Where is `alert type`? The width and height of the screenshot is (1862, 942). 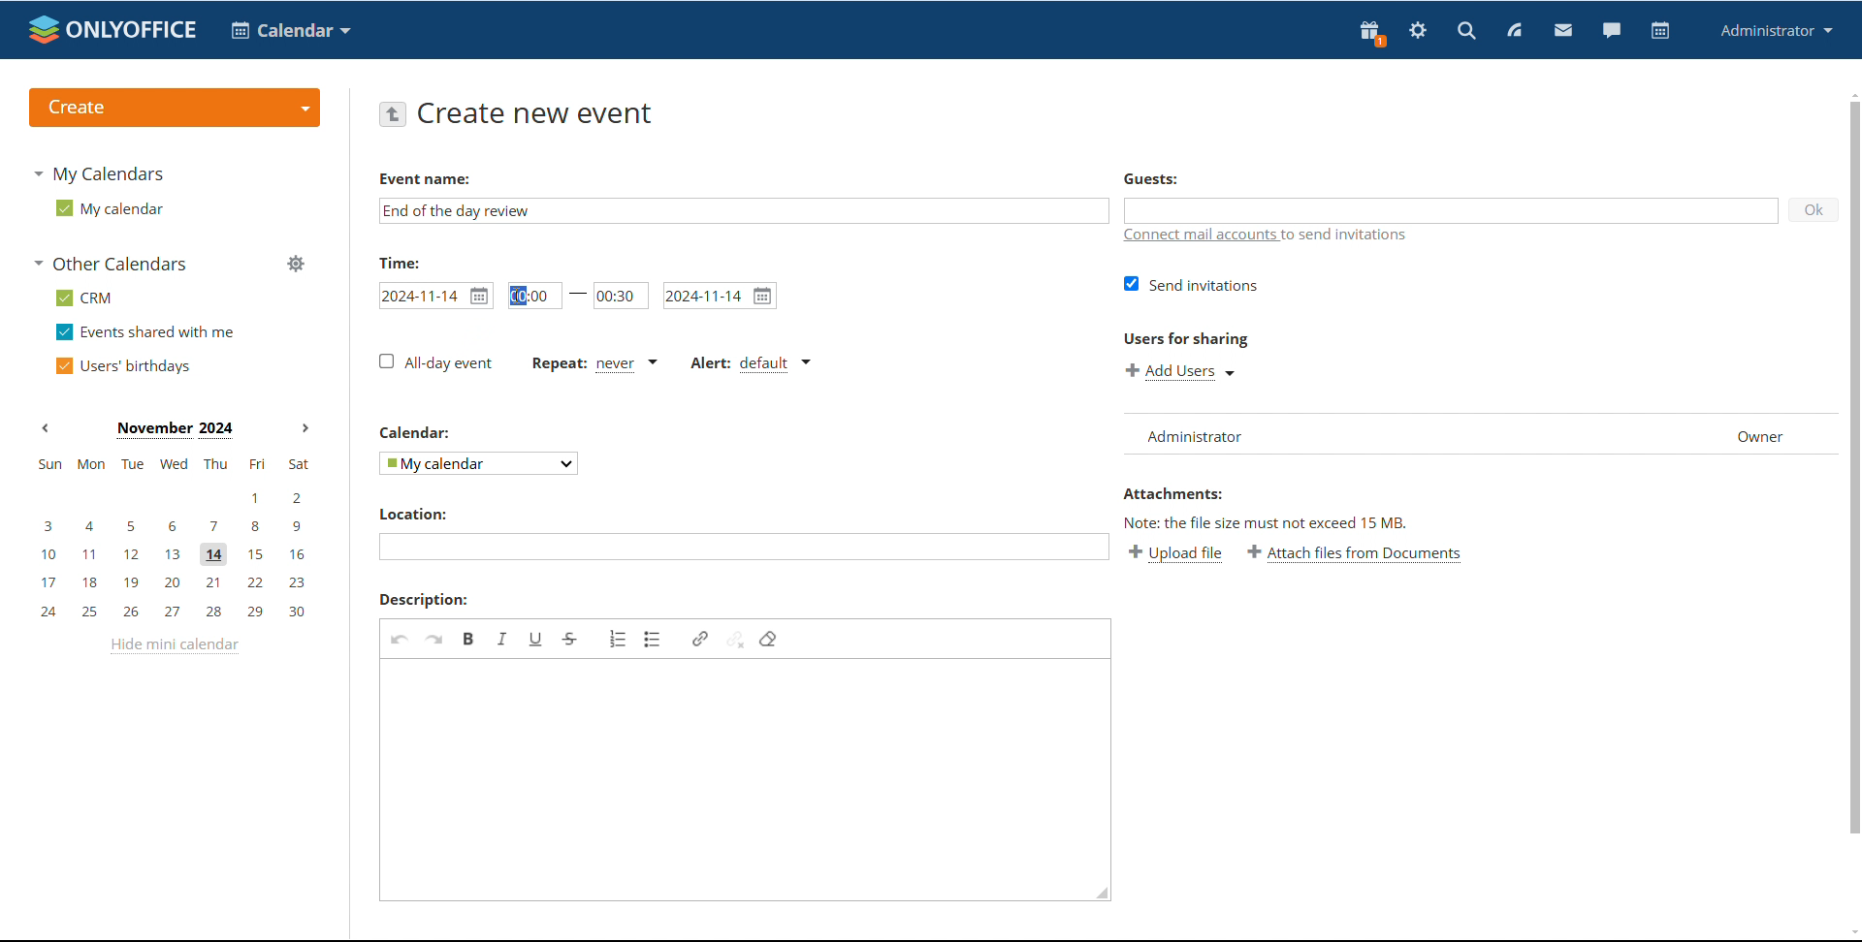
alert type is located at coordinates (750, 364).